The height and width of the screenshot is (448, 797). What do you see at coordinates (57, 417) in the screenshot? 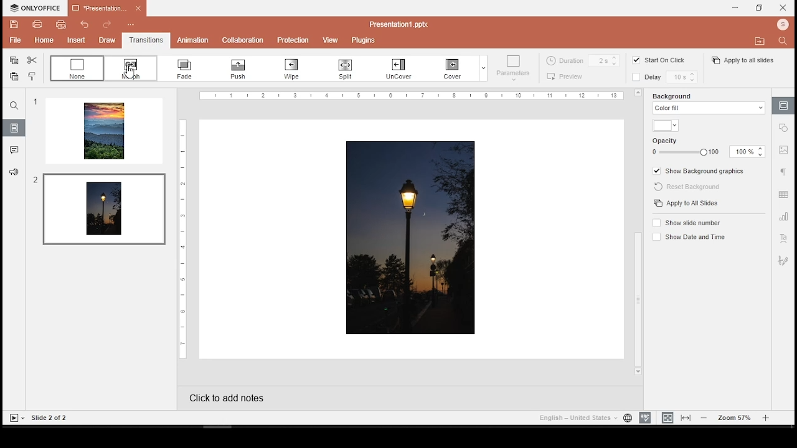
I see `Slide 1 0 2` at bounding box center [57, 417].